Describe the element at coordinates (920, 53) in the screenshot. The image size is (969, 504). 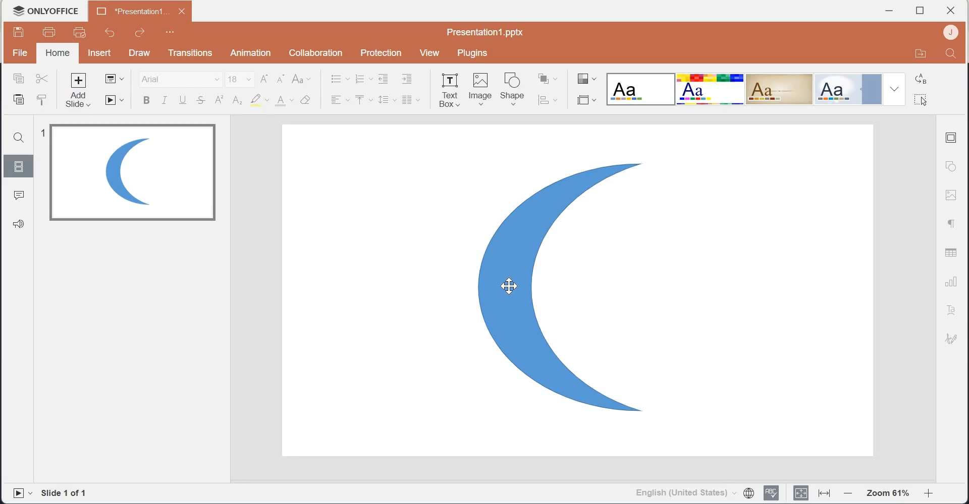
I see `Open in file location` at that location.